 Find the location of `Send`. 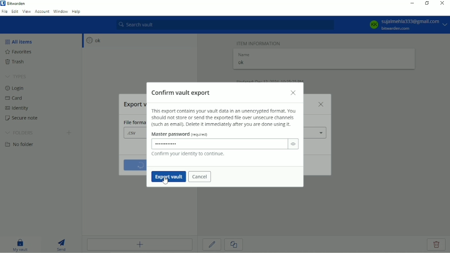

Send is located at coordinates (62, 244).